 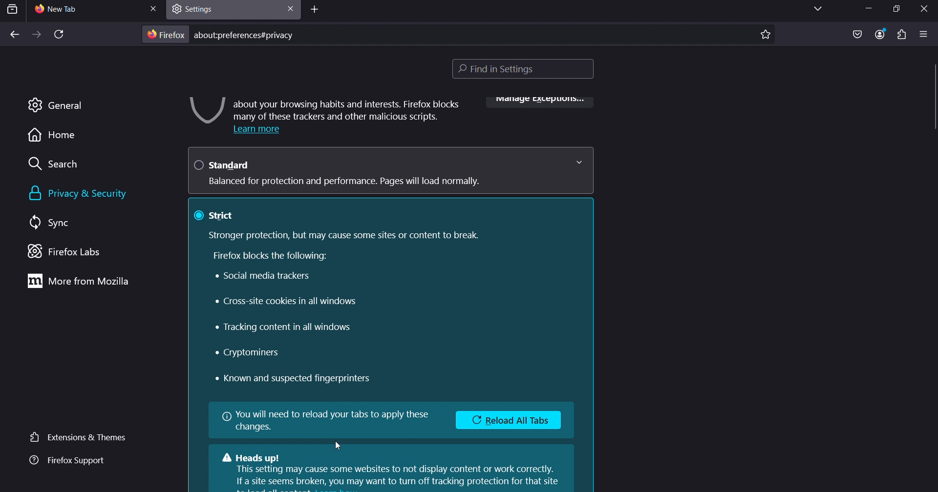 What do you see at coordinates (932, 85) in the screenshot?
I see `scrollbar` at bounding box center [932, 85].